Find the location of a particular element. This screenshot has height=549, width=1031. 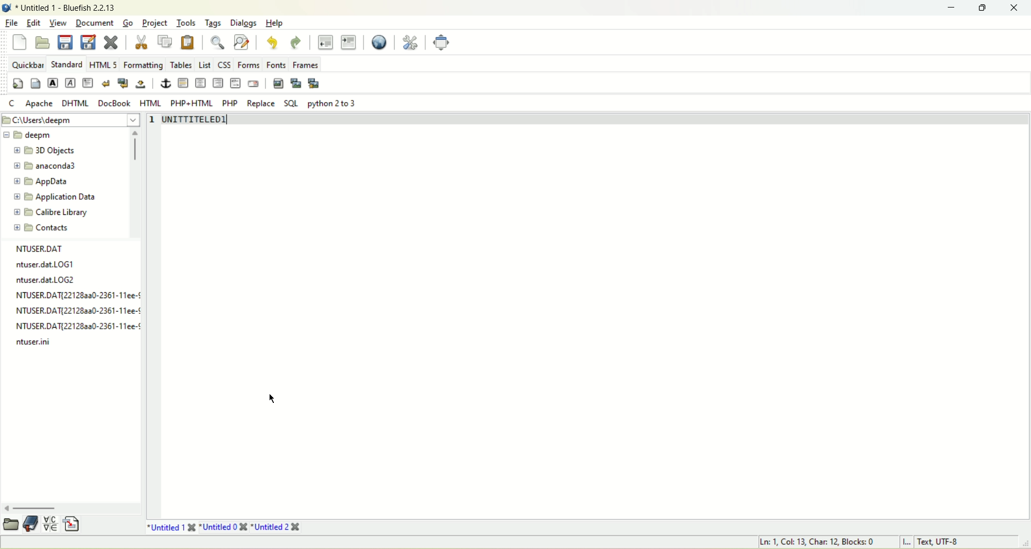

cursor is located at coordinates (271, 399).